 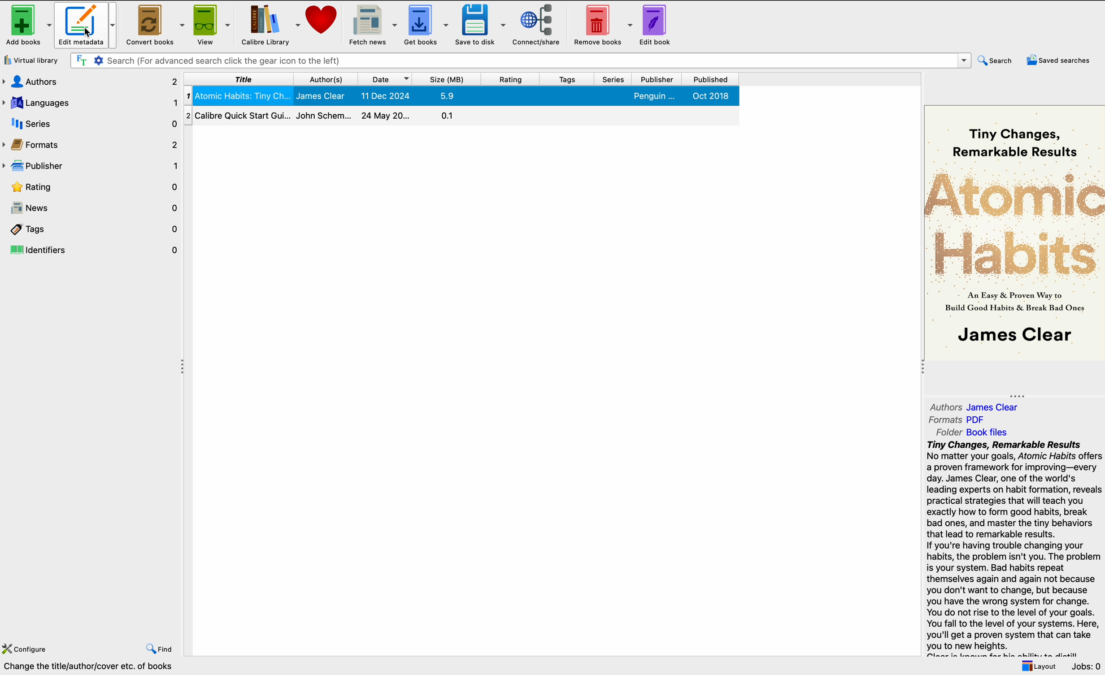 I want to click on series, so click(x=614, y=80).